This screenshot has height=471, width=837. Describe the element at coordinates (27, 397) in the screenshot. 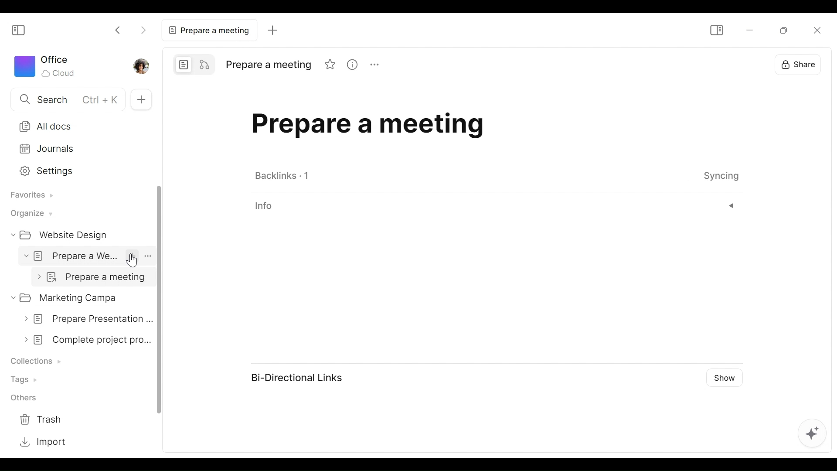

I see `Other` at that location.